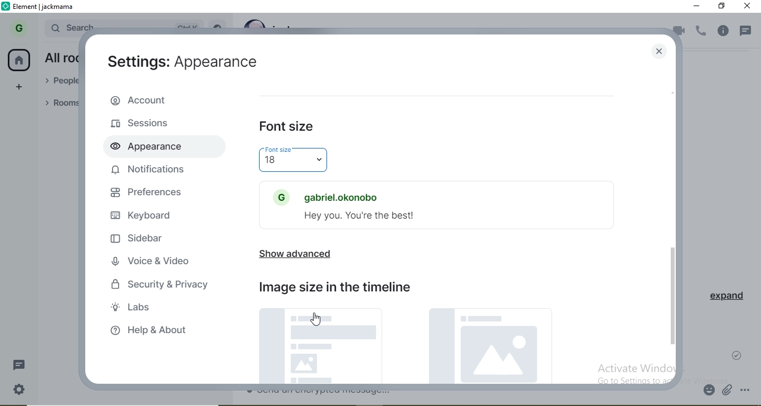 This screenshot has height=406, width=761. I want to click on expand, so click(725, 296).